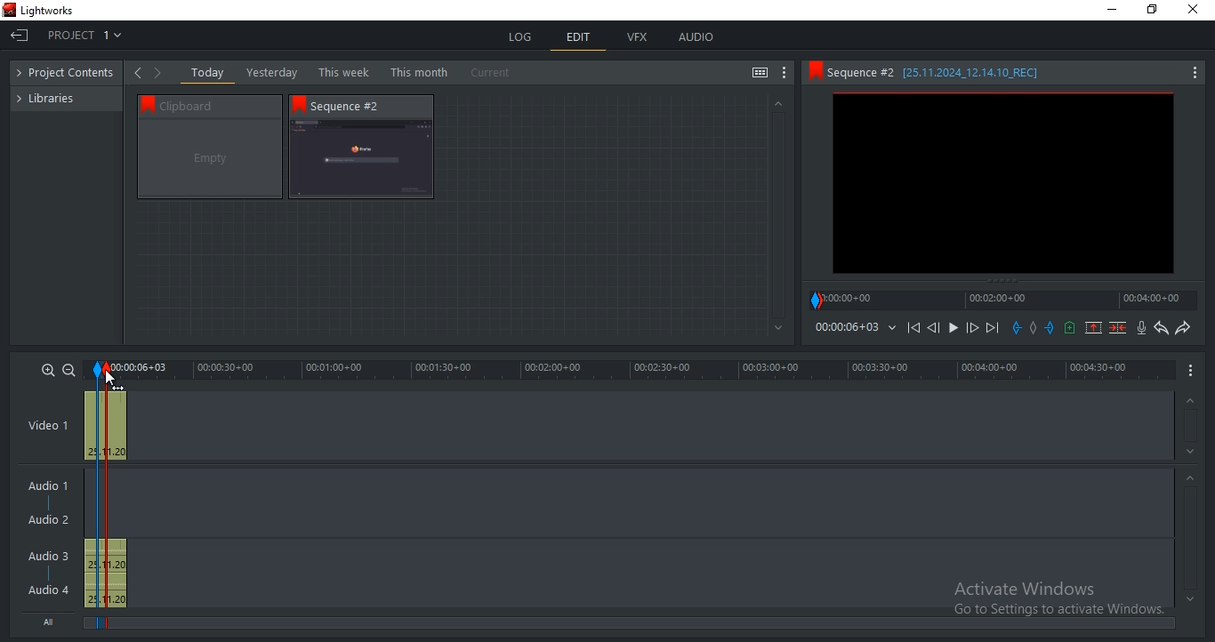 The height and width of the screenshot is (642, 1215). I want to click on audio, so click(696, 36).